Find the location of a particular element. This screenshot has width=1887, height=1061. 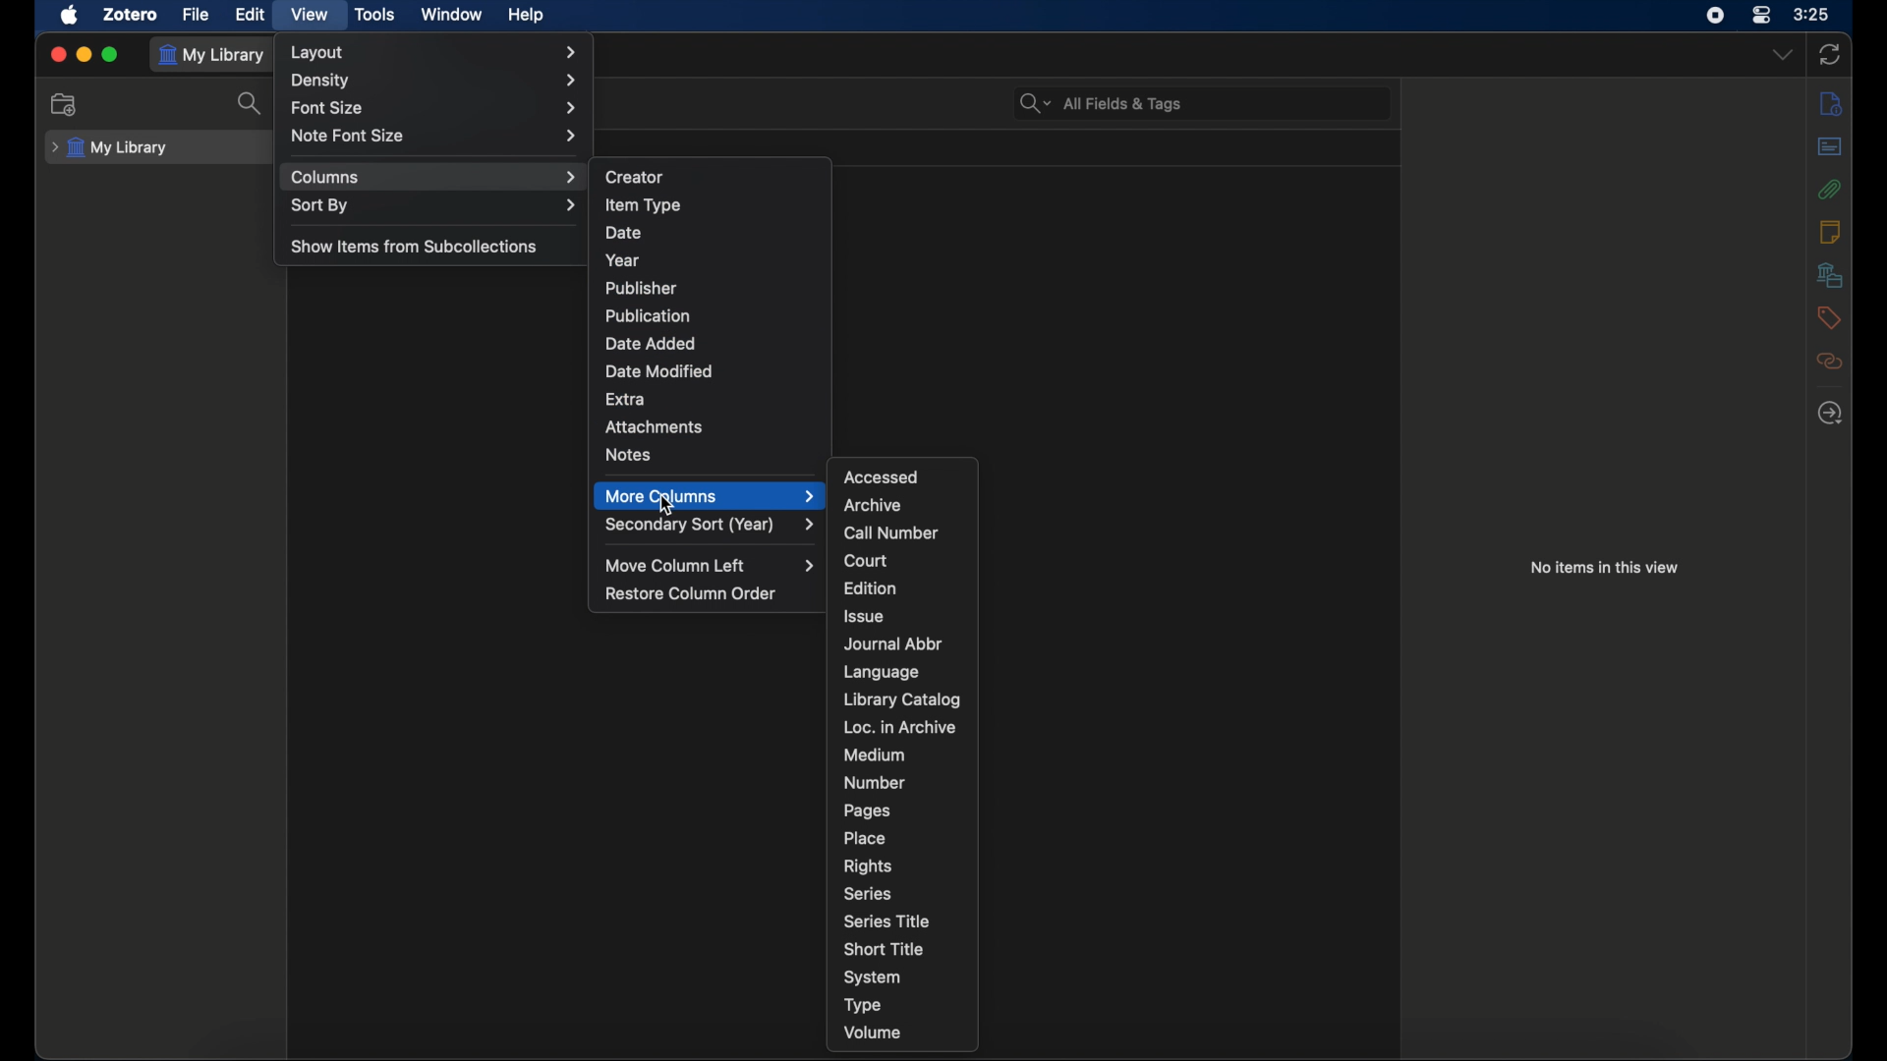

time is located at coordinates (1812, 15).